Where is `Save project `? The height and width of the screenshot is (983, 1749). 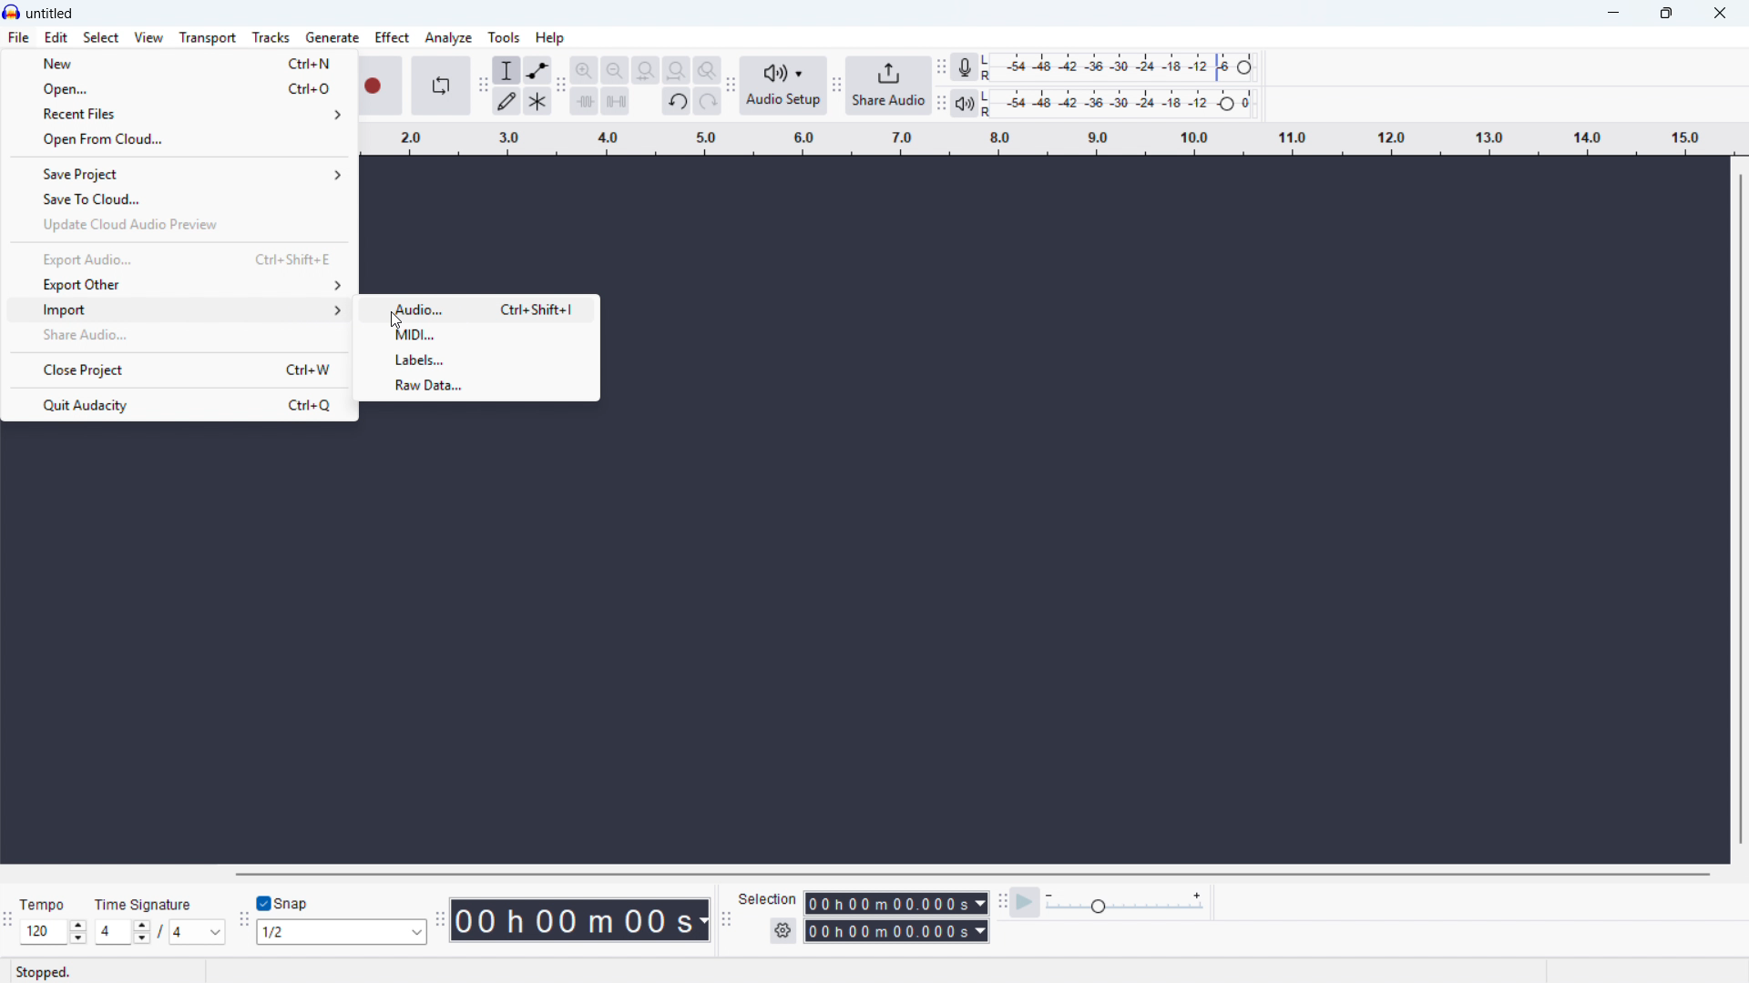 Save project  is located at coordinates (179, 174).